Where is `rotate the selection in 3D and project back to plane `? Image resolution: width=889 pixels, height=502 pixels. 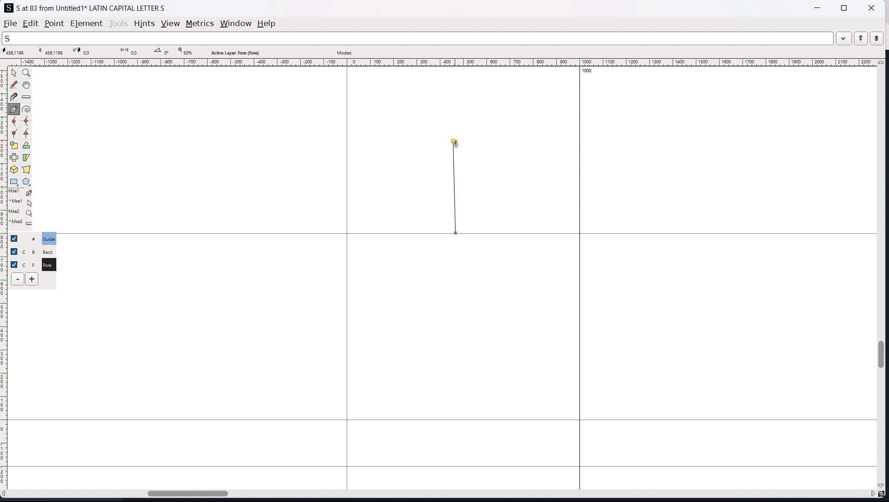
rotate the selection in 3D and project back to plane  is located at coordinates (14, 170).